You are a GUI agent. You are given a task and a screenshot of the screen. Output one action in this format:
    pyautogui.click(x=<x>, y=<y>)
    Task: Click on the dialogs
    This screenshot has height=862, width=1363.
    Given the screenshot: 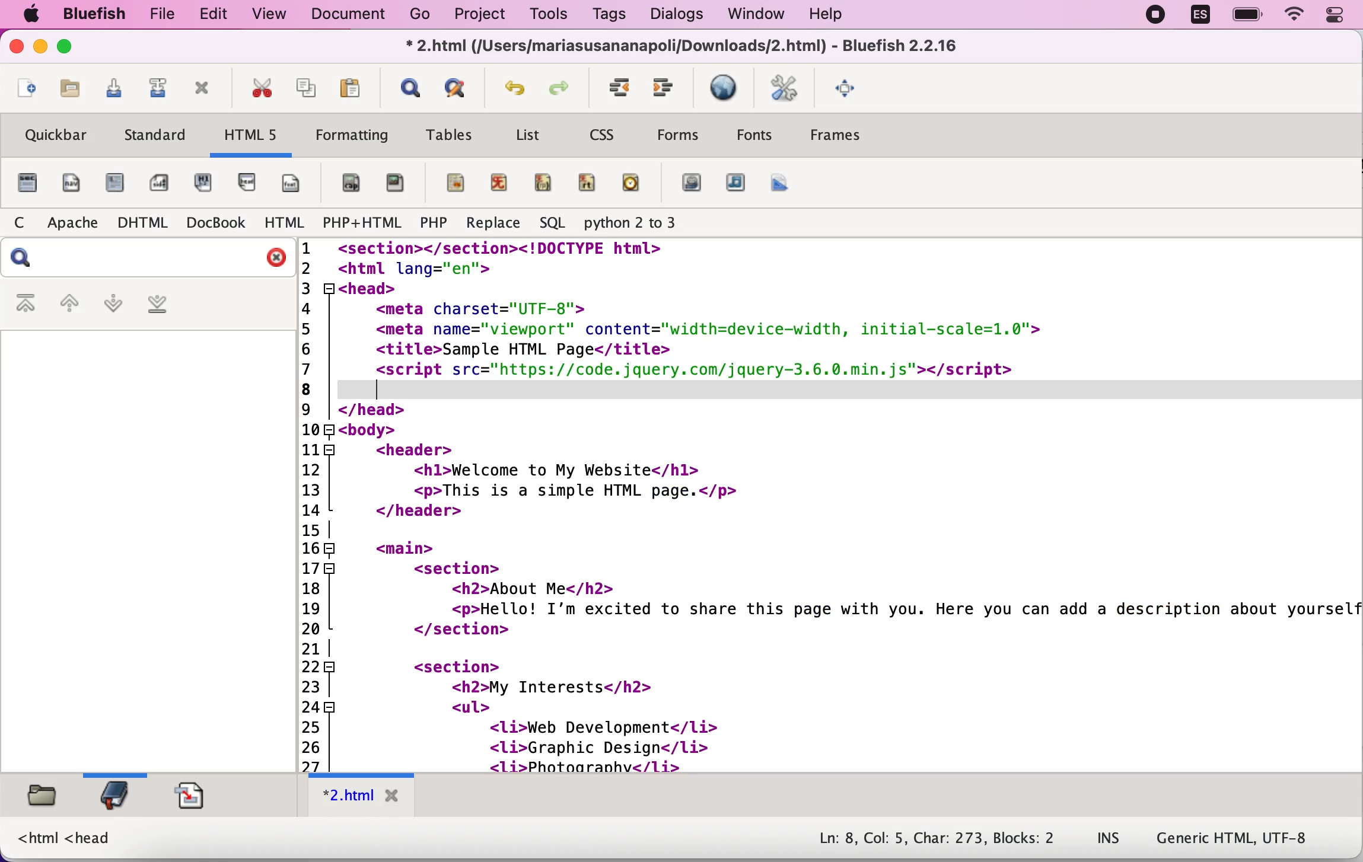 What is the action you would take?
    pyautogui.click(x=678, y=14)
    